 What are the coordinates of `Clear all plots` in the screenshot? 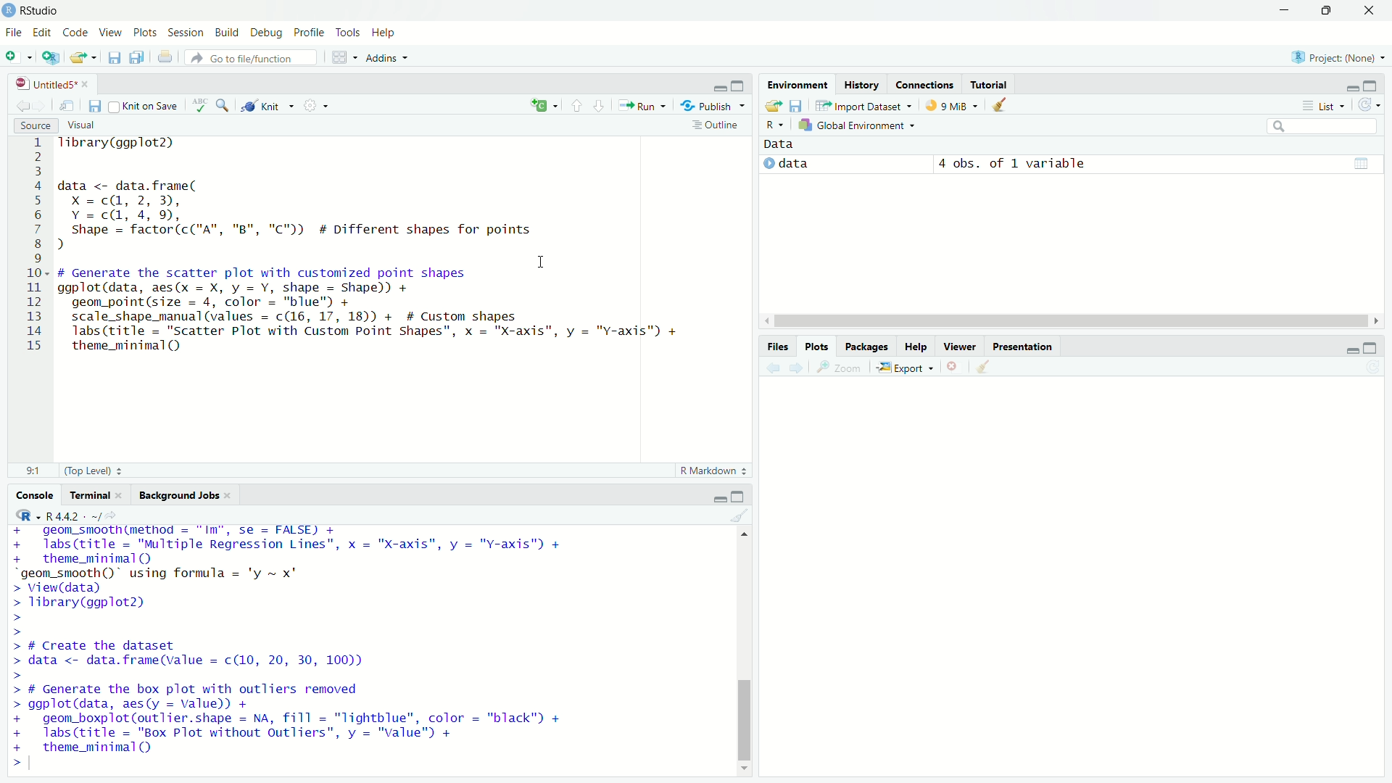 It's located at (982, 366).